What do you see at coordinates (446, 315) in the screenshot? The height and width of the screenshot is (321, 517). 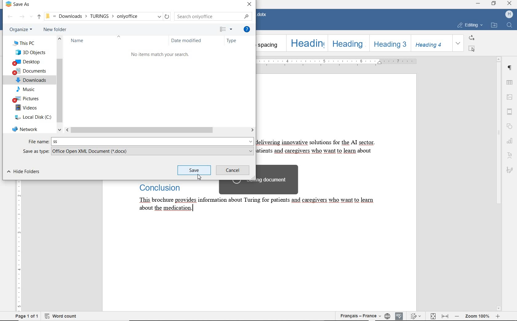 I see `fit to width` at bounding box center [446, 315].